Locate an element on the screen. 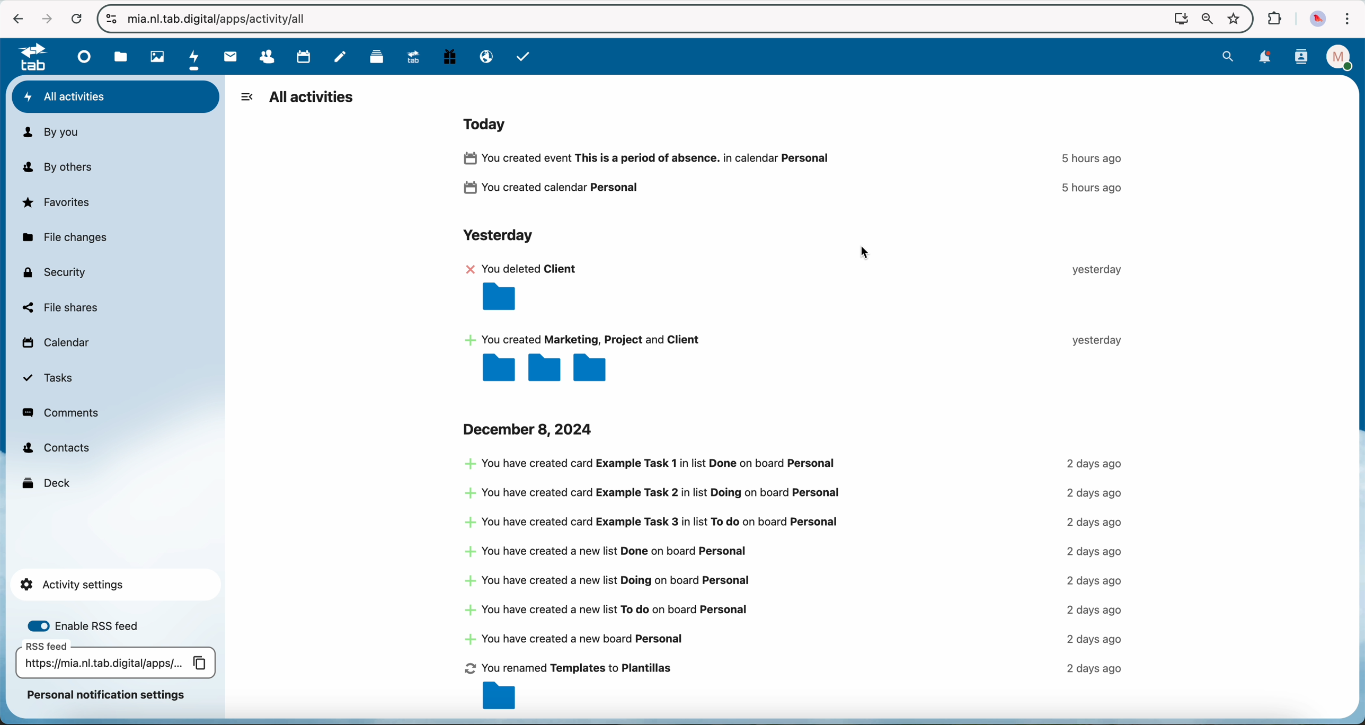 The height and width of the screenshot is (725, 1365). security is located at coordinates (53, 272).